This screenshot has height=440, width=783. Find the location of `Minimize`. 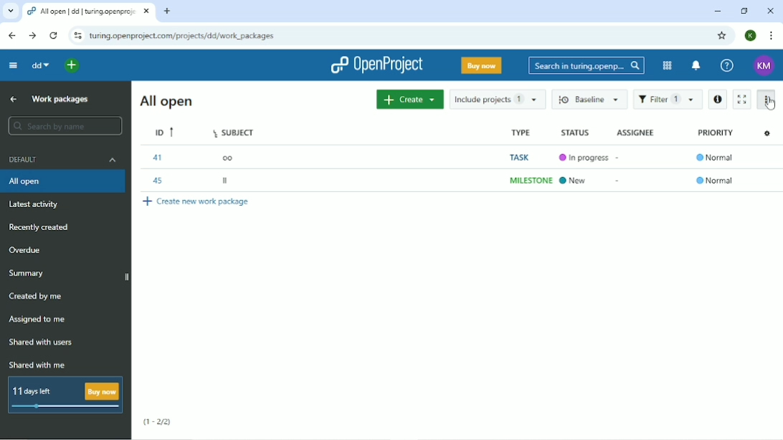

Minimize is located at coordinates (718, 11).